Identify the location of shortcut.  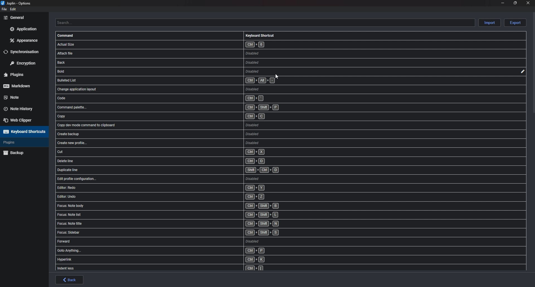
(186, 187).